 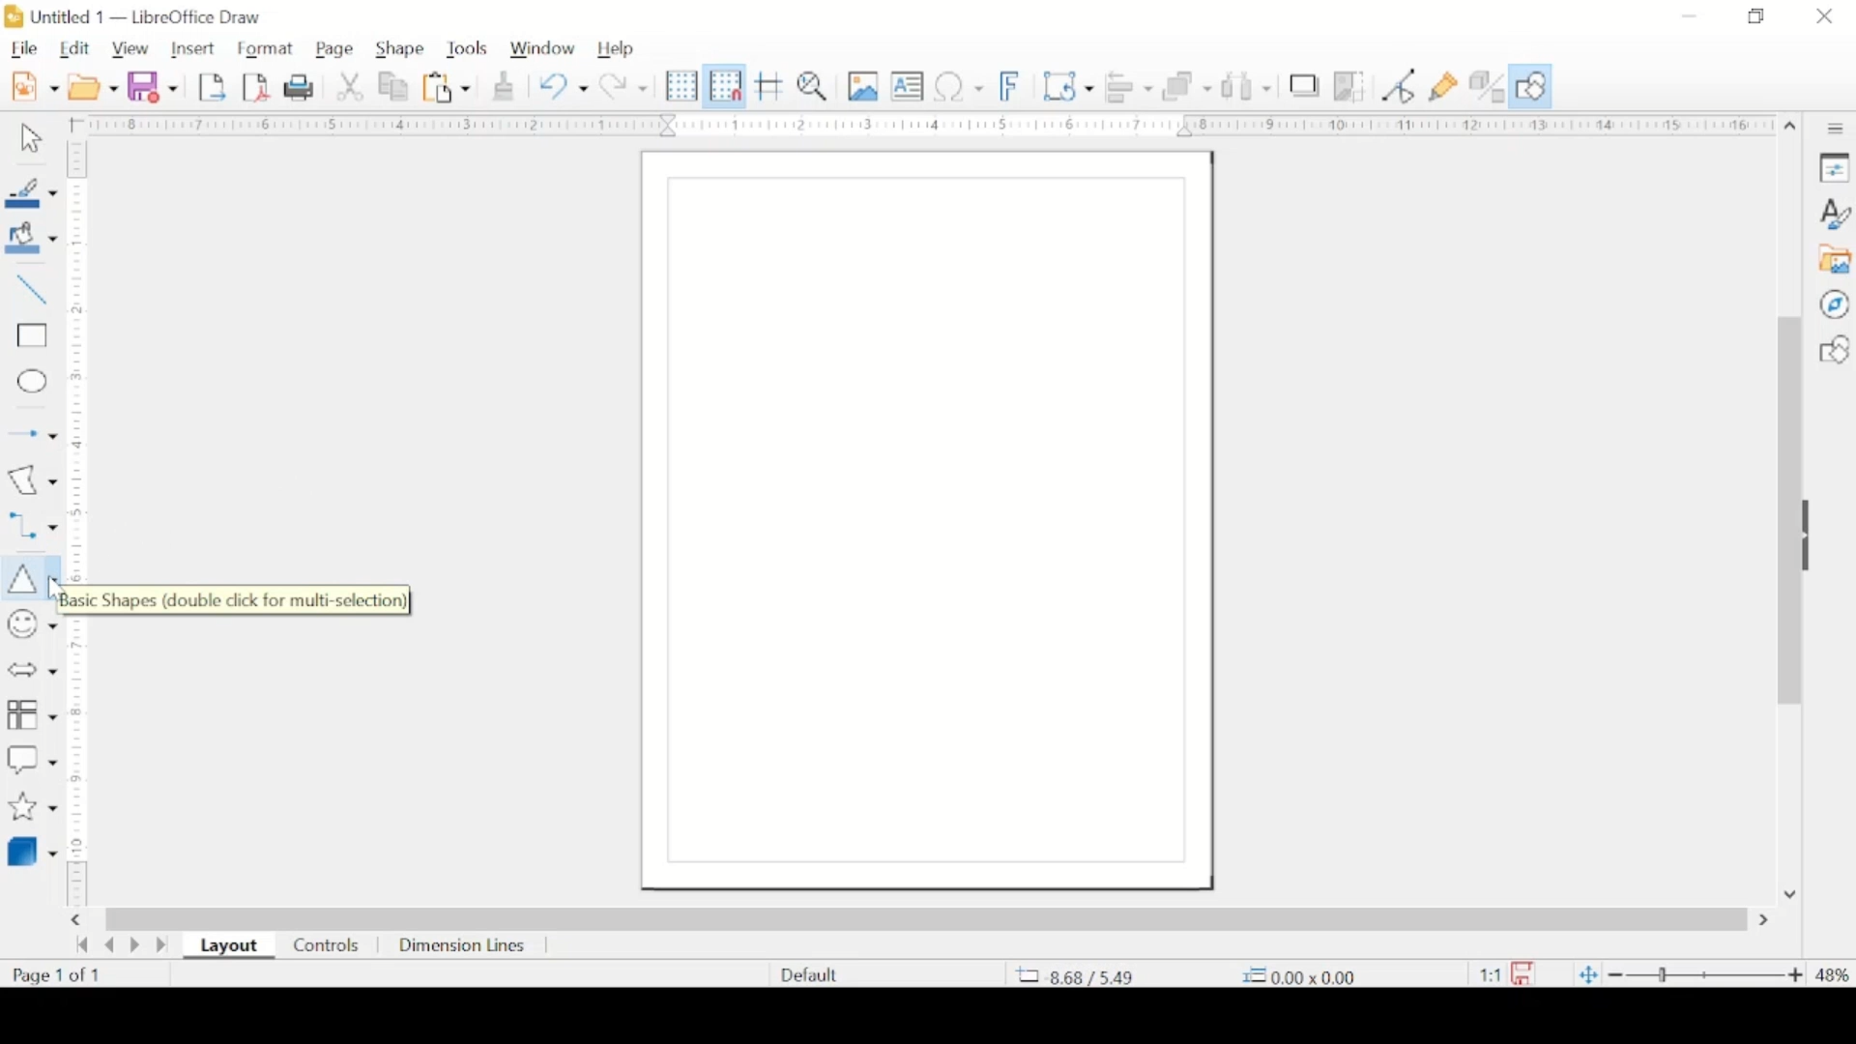 What do you see at coordinates (132, 47) in the screenshot?
I see `view` at bounding box center [132, 47].